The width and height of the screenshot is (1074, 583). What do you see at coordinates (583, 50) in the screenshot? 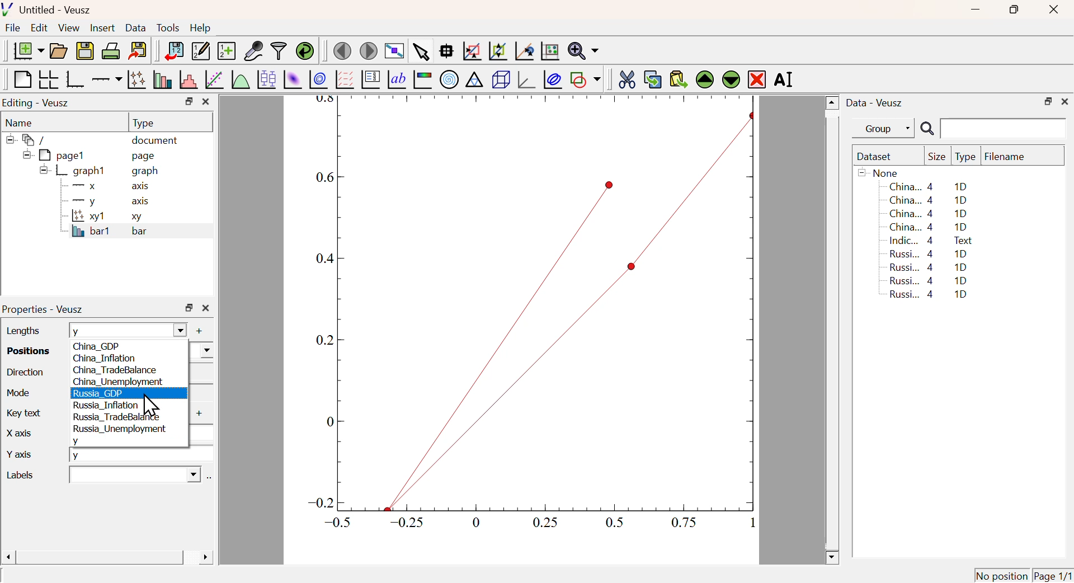
I see `Zoom function menu` at bounding box center [583, 50].